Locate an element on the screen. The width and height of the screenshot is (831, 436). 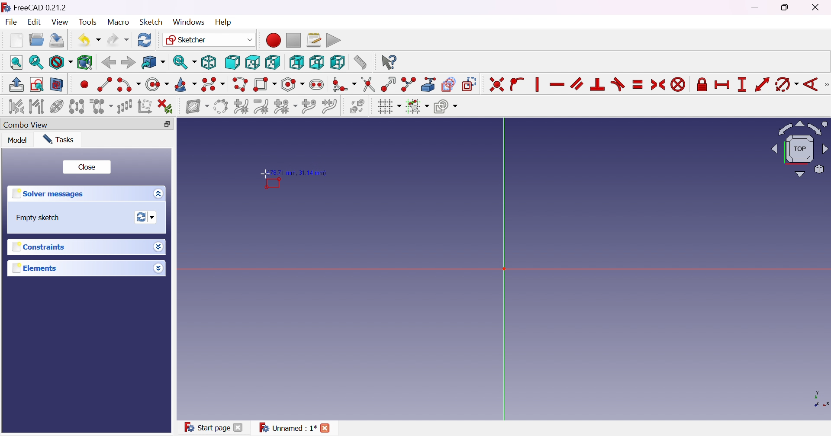
Remove axis alignment is located at coordinates (144, 106).